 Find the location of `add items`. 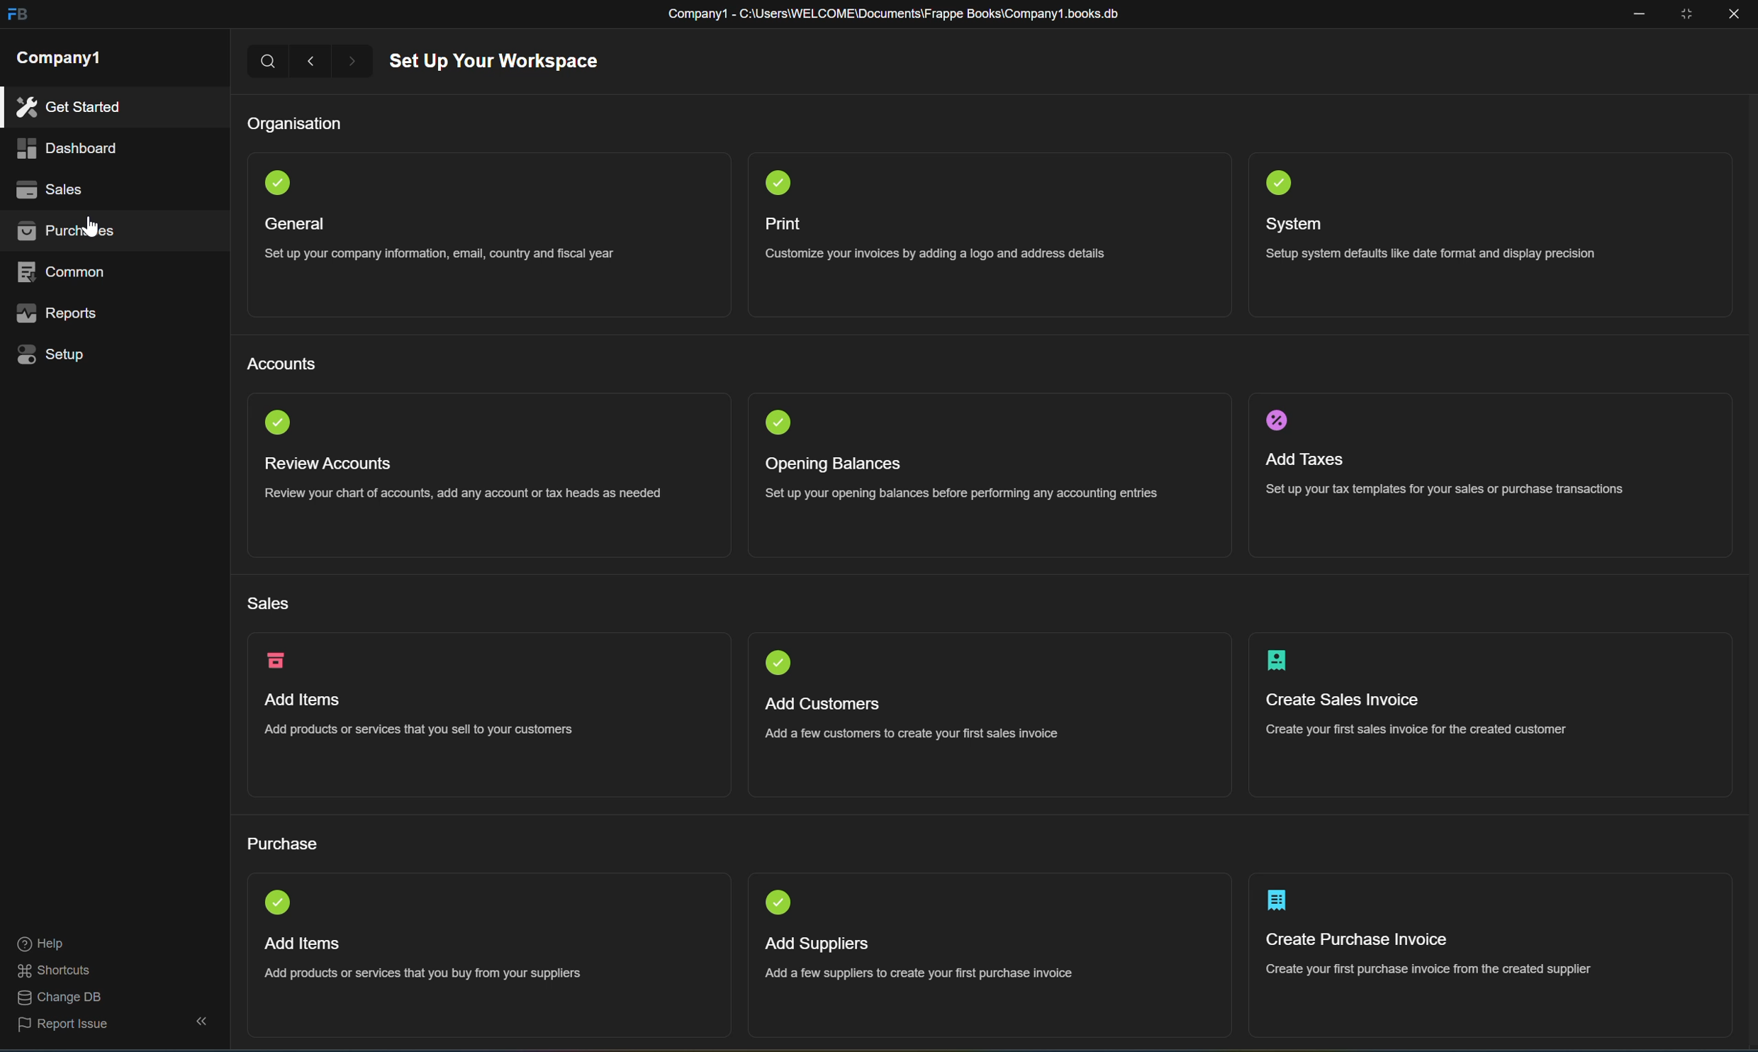

add items is located at coordinates (301, 700).